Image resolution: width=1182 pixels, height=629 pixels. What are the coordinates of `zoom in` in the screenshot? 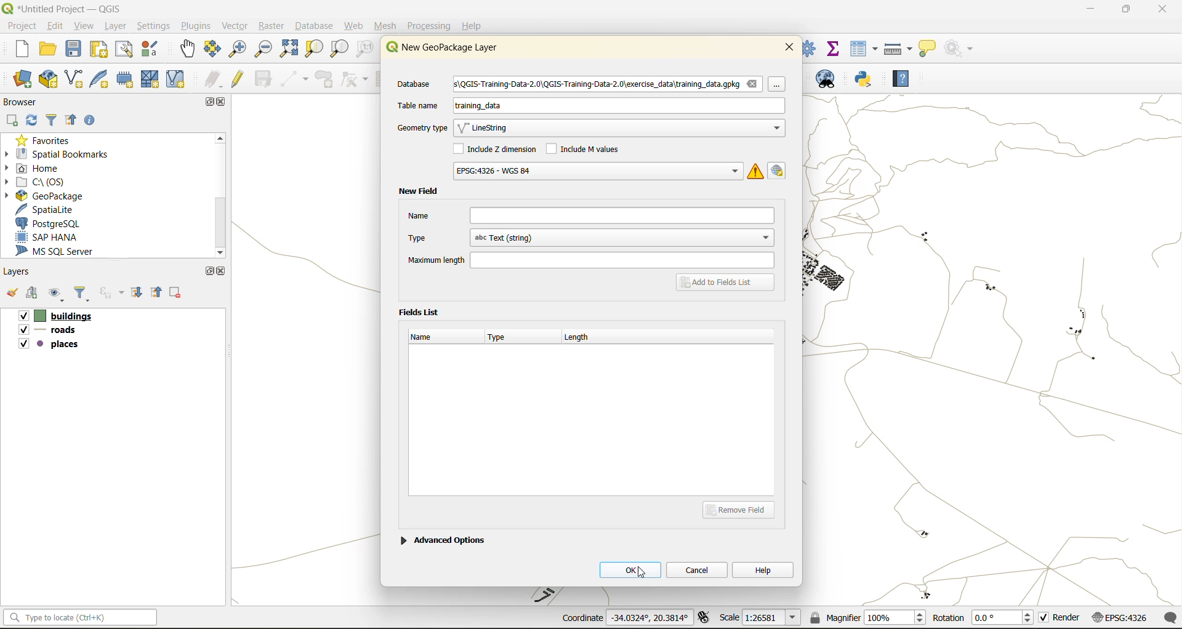 It's located at (236, 48).